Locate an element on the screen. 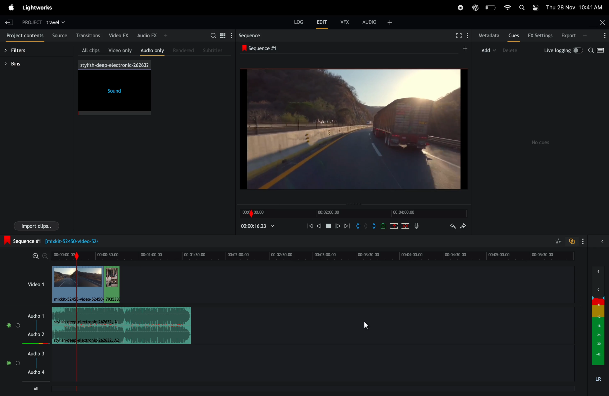  full screen is located at coordinates (460, 35).